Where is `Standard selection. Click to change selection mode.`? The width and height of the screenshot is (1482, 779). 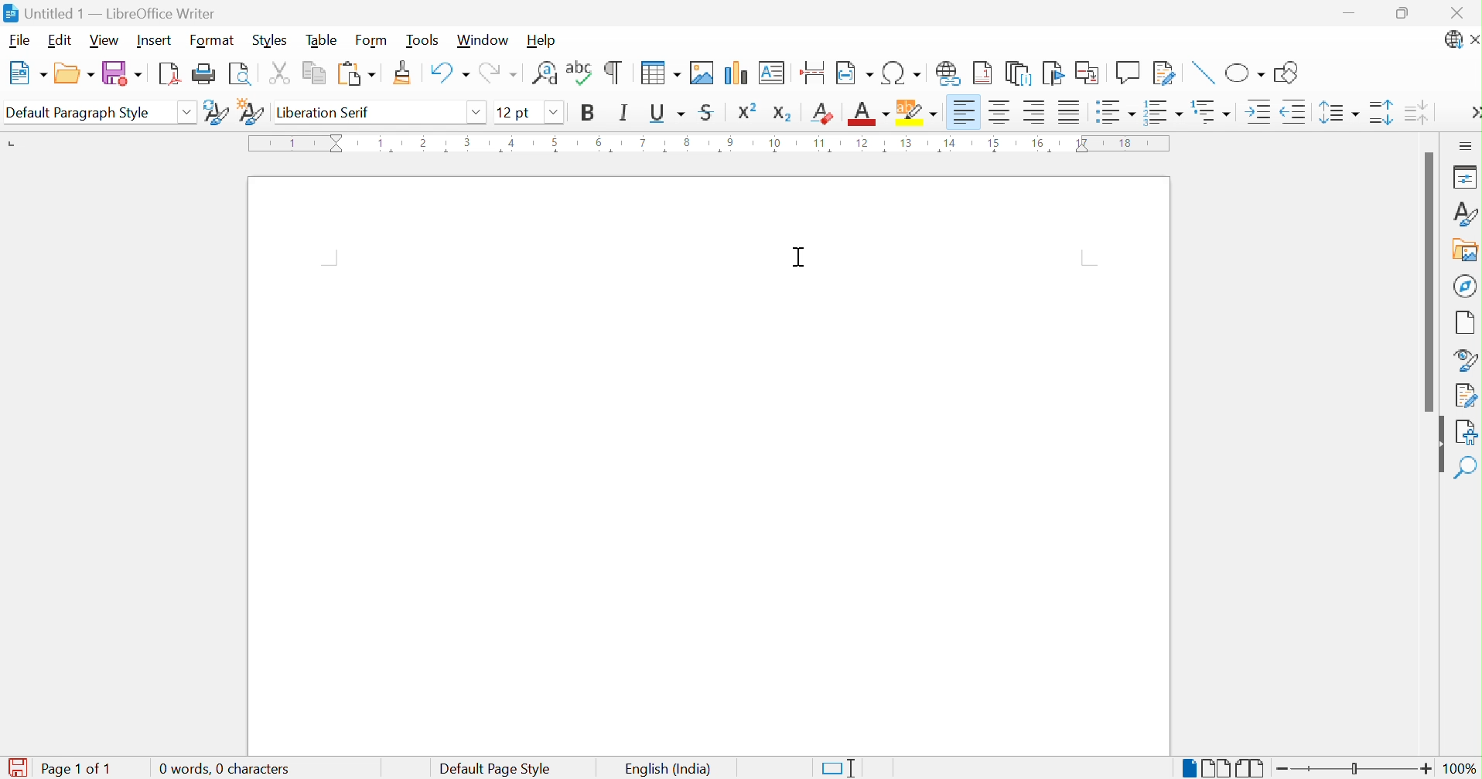
Standard selection. Click to change selection mode. is located at coordinates (836, 769).